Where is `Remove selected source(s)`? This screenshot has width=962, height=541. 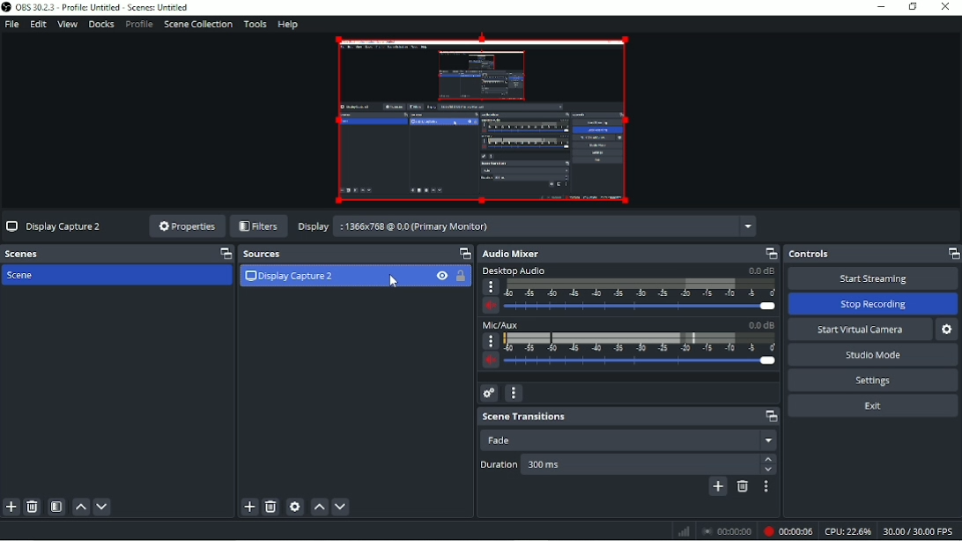
Remove selected source(s) is located at coordinates (270, 508).